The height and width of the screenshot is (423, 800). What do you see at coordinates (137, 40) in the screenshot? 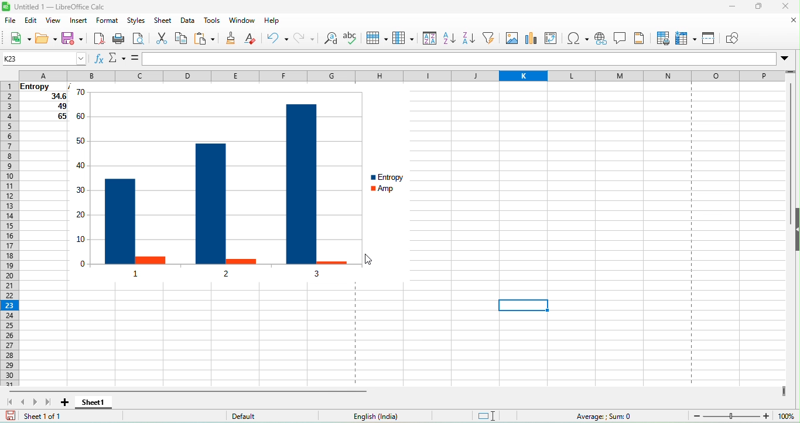
I see `print preview` at bounding box center [137, 40].